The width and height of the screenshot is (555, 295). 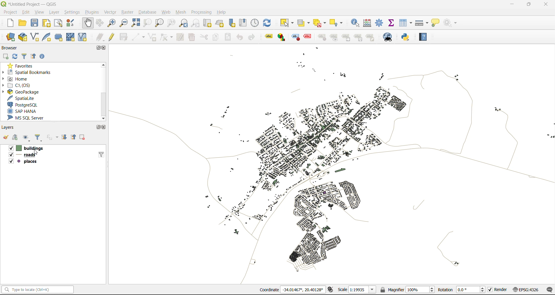 What do you see at coordinates (255, 23) in the screenshot?
I see `control panel` at bounding box center [255, 23].